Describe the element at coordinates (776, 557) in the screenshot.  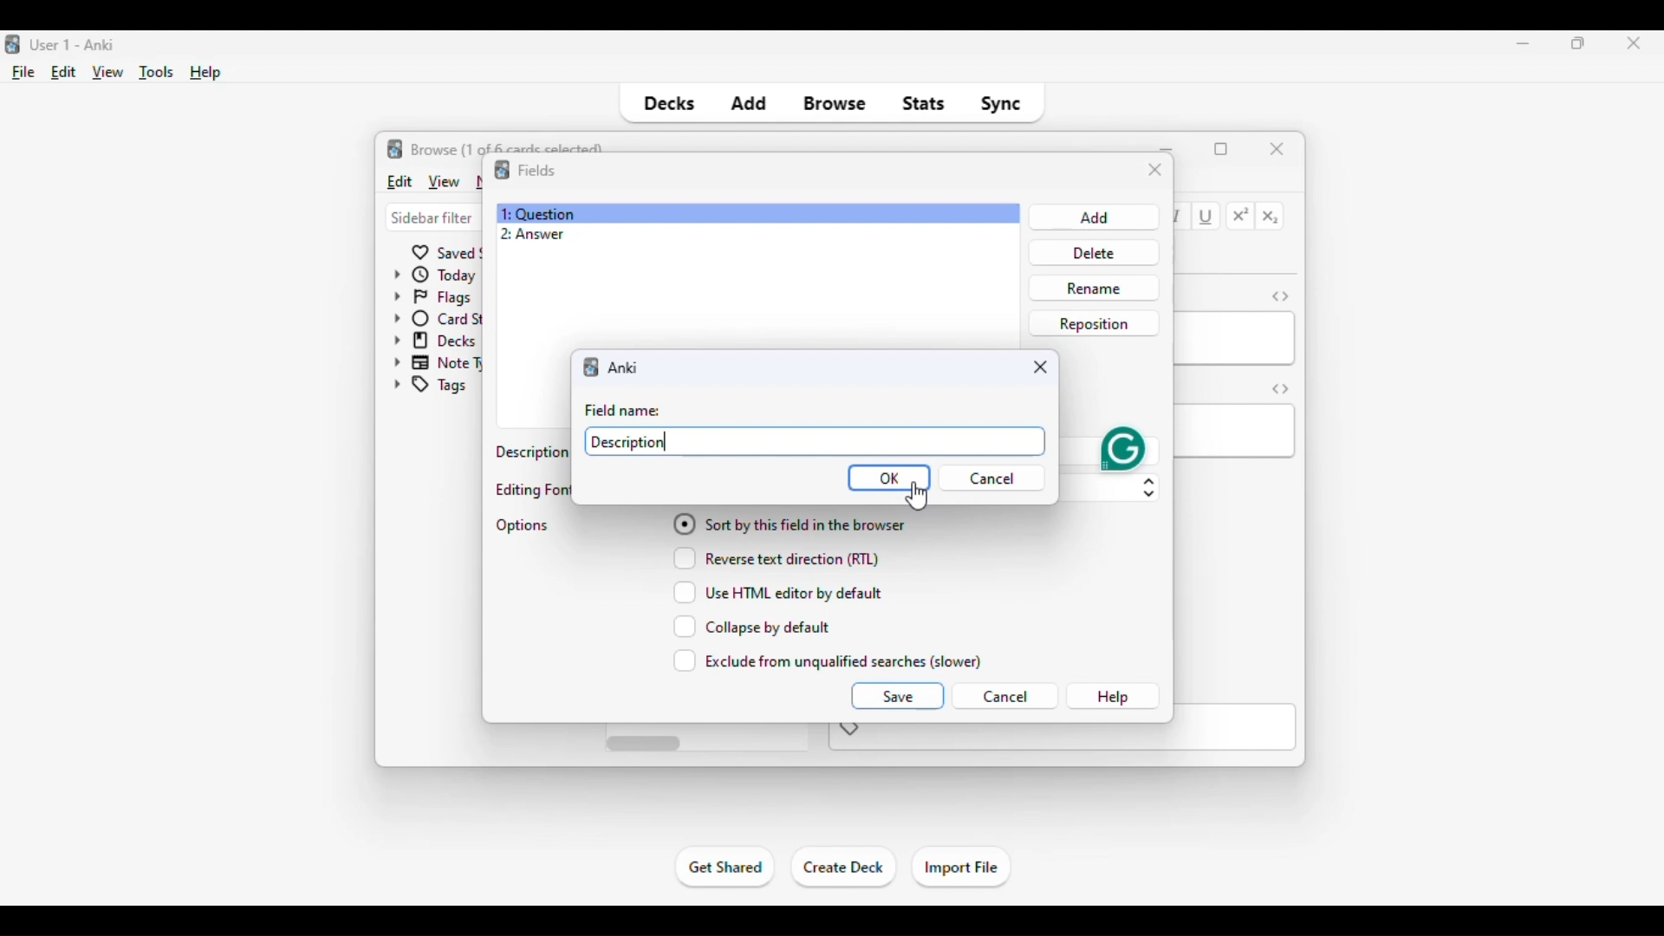
I see `reverse text direction (RTL)` at that location.